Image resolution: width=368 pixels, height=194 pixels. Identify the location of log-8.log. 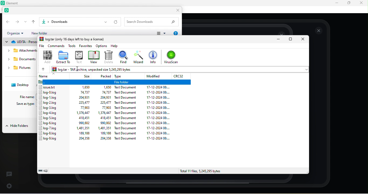
(51, 133).